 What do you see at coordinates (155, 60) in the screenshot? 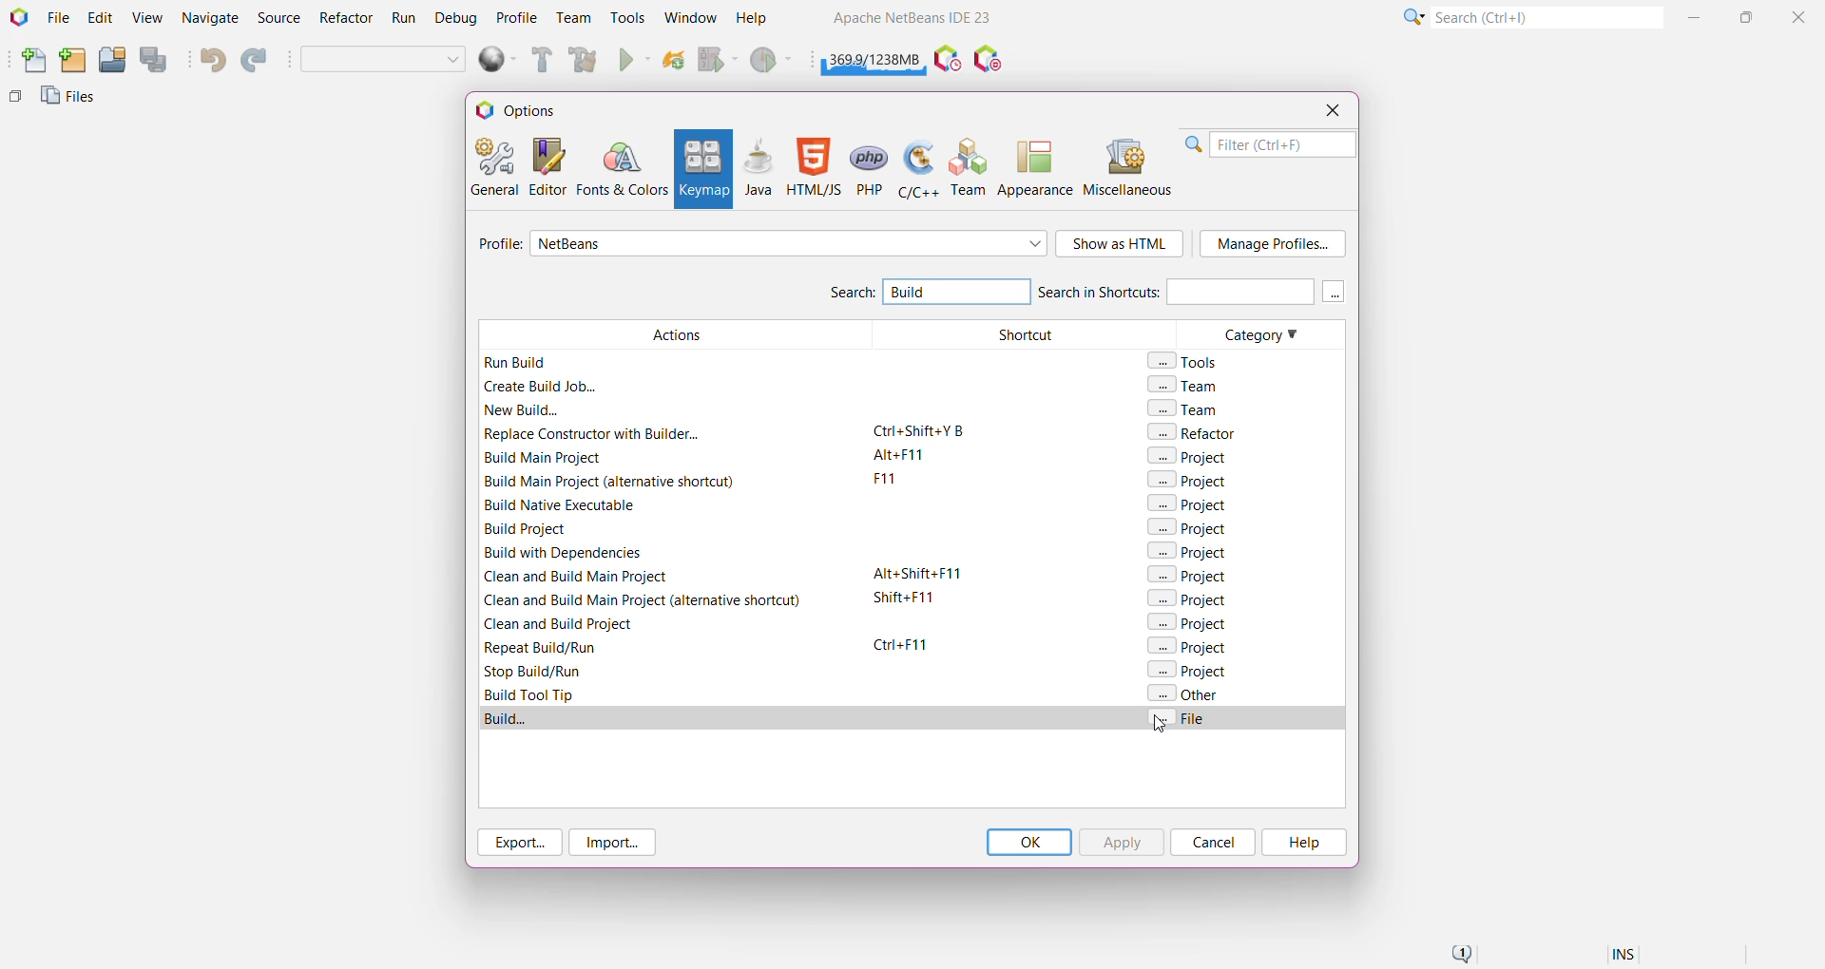
I see `Save All` at bounding box center [155, 60].